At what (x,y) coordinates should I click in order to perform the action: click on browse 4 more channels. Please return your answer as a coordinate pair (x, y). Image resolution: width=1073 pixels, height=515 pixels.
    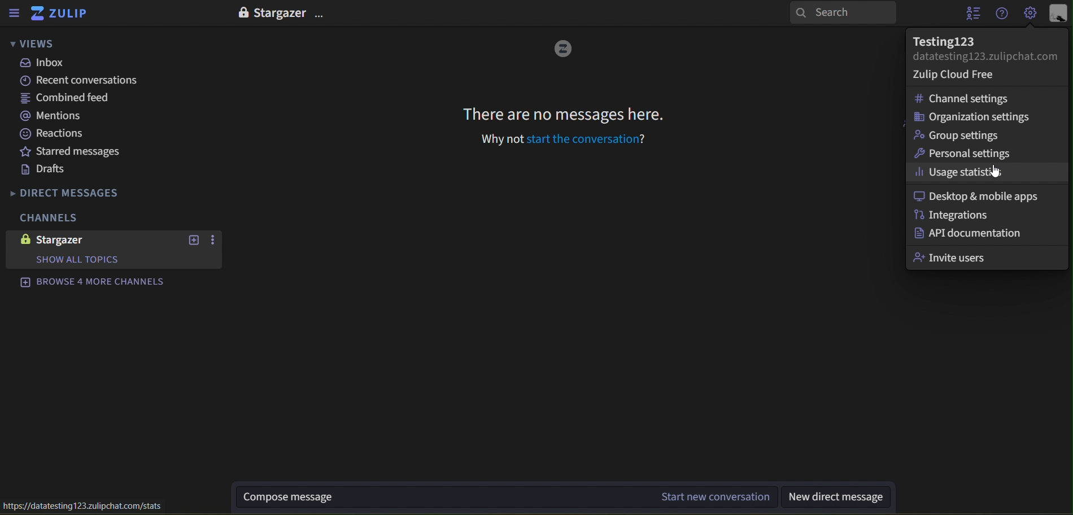
    Looking at the image, I should click on (103, 282).